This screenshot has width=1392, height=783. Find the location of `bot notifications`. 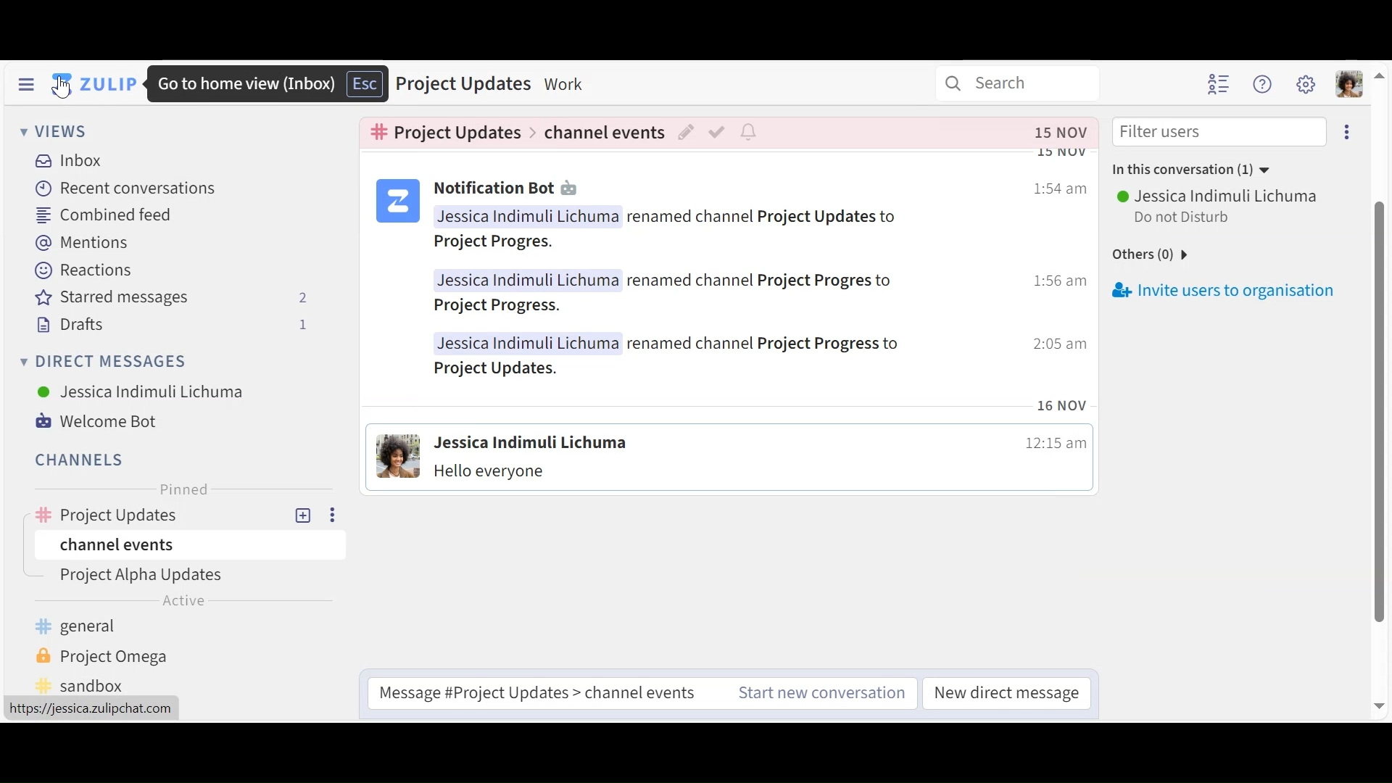

bot notifications is located at coordinates (500, 309).